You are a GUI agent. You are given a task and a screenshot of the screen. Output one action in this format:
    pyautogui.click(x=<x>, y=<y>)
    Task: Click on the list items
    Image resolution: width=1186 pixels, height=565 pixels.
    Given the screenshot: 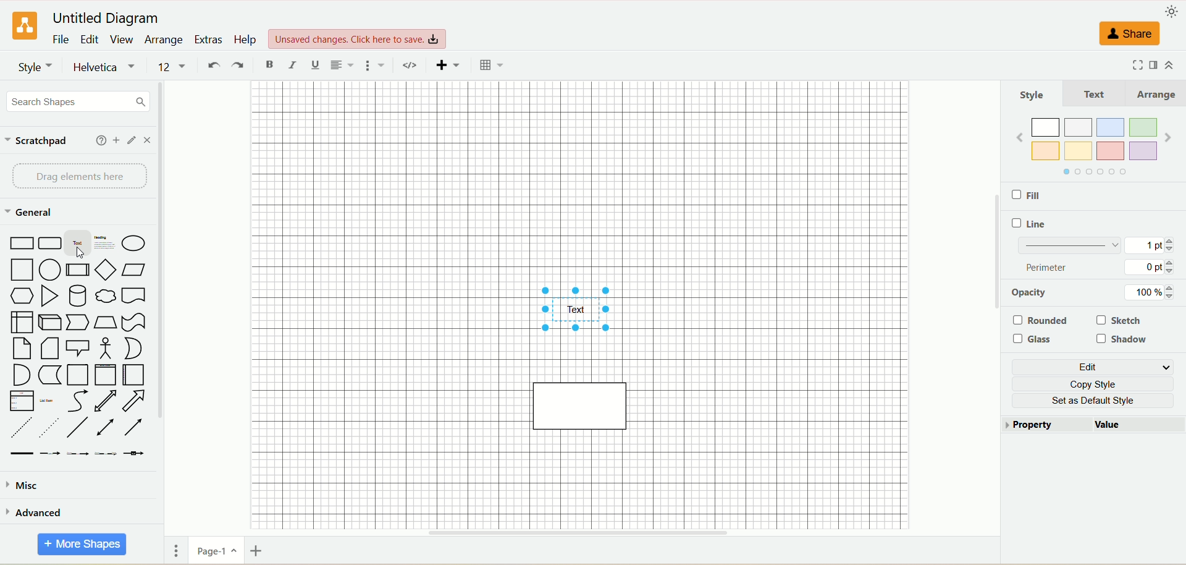 What is the action you would take?
    pyautogui.click(x=47, y=400)
    